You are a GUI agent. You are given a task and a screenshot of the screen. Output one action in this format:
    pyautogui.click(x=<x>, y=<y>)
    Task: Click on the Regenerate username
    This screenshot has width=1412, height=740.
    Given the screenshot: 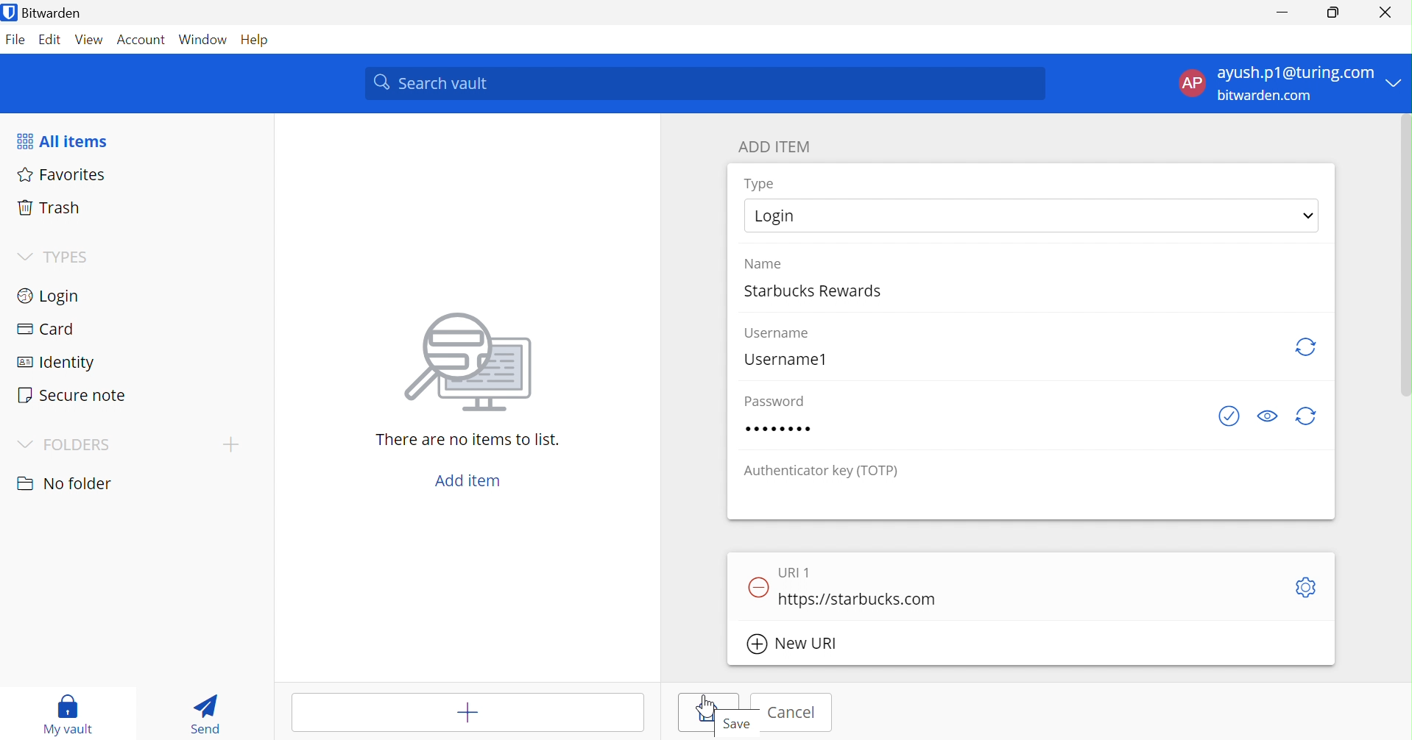 What is the action you would take?
    pyautogui.click(x=1305, y=347)
    